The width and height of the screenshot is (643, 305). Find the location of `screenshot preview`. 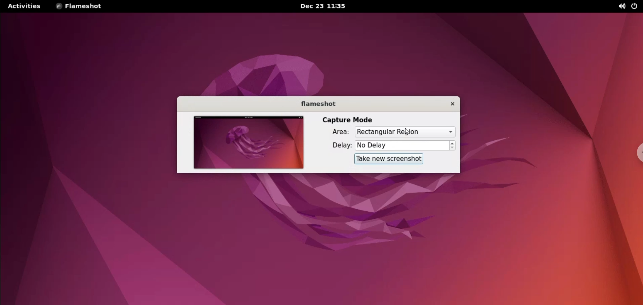

screenshot preview is located at coordinates (247, 143).